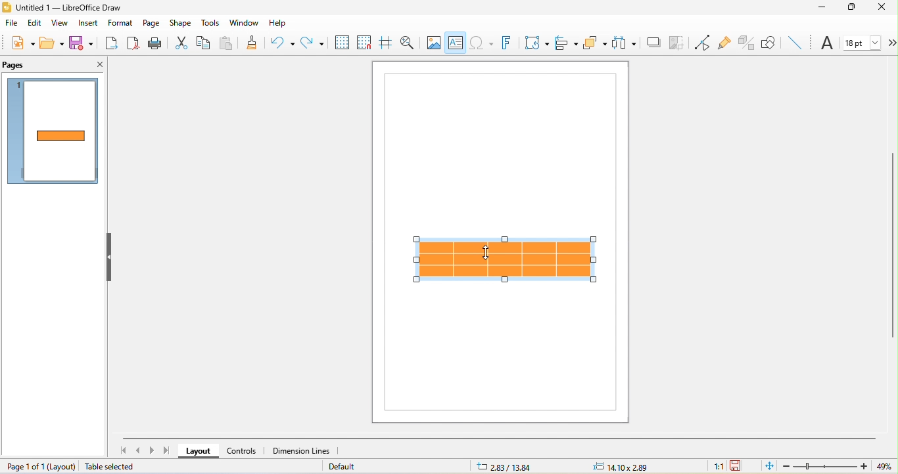 The image size is (898, 474). What do you see at coordinates (504, 259) in the screenshot?
I see `select table` at bounding box center [504, 259].